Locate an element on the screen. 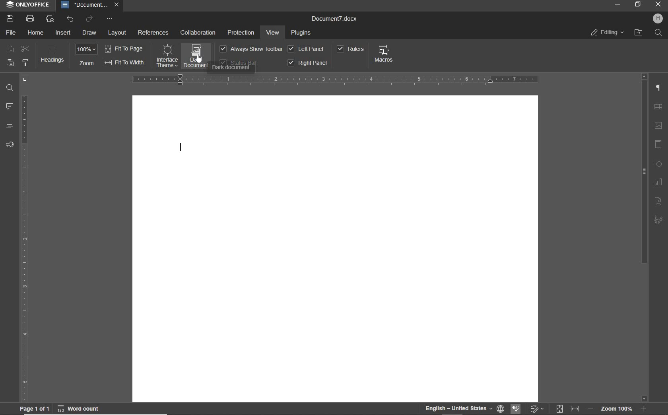 This screenshot has width=668, height=415. DOCUMENT NAME is located at coordinates (91, 5).